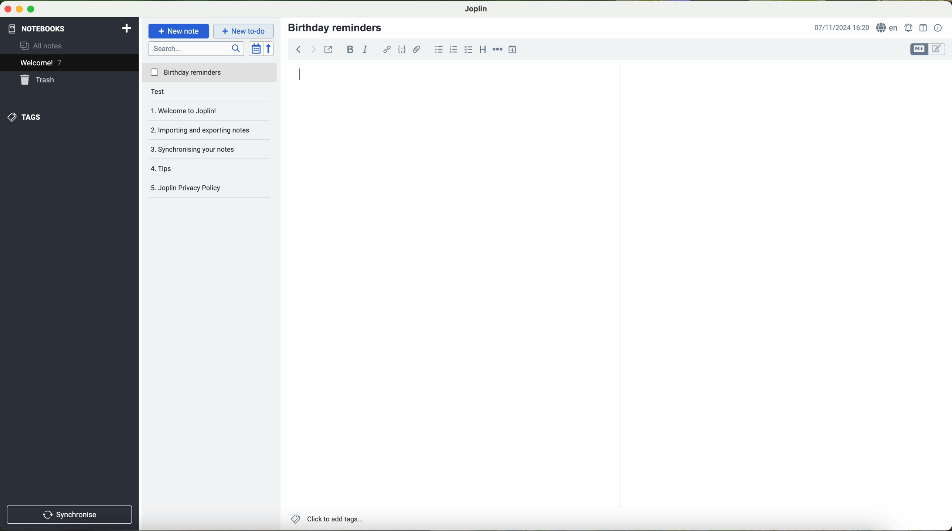 The width and height of the screenshot is (952, 531). I want to click on language, so click(888, 28).